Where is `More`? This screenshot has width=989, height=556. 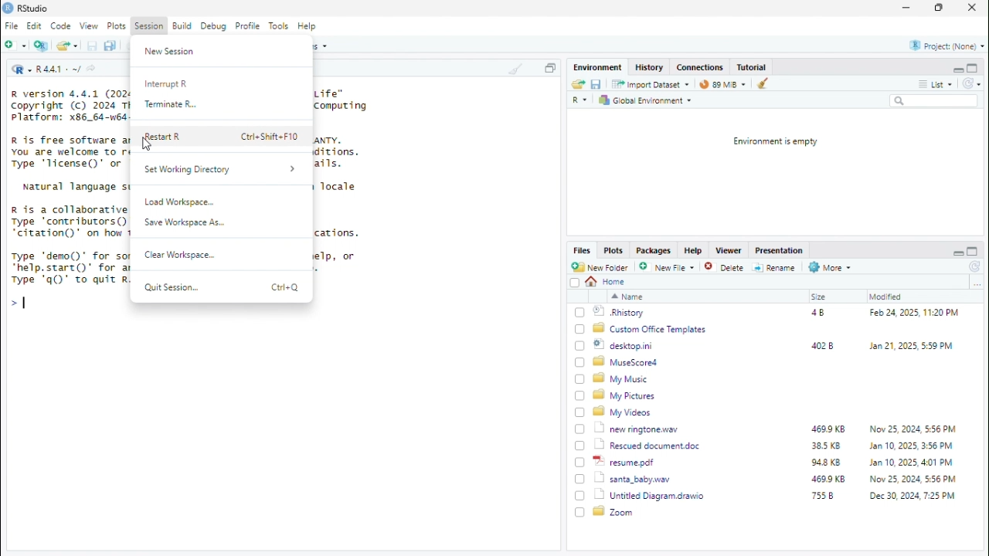 More is located at coordinates (831, 267).